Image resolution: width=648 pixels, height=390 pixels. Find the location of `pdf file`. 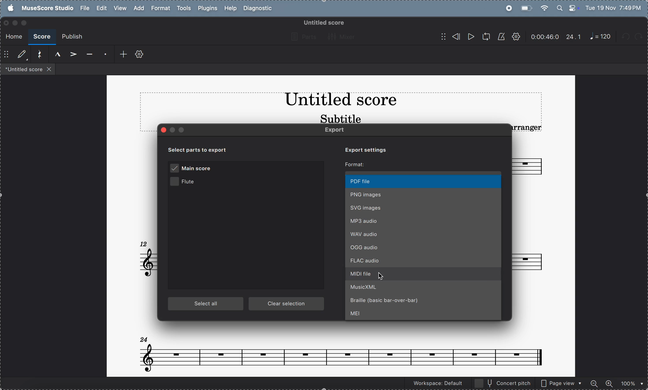

pdf file is located at coordinates (424, 181).